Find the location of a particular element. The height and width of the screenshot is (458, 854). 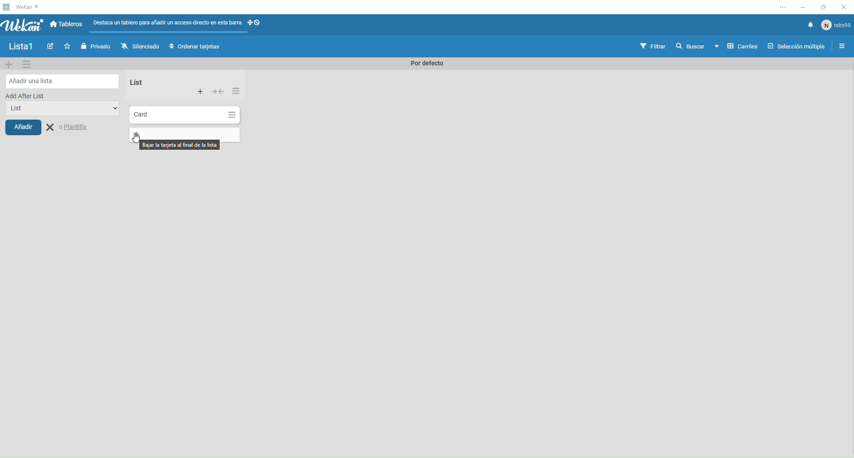

List1 is located at coordinates (24, 48).